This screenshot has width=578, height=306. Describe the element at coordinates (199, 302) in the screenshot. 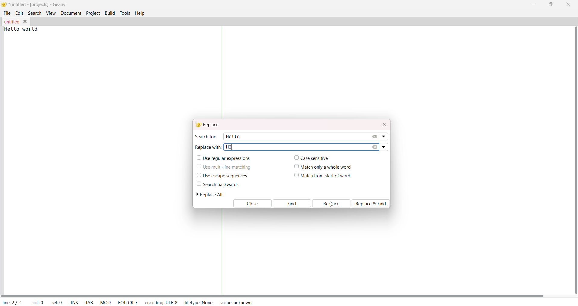

I see `filetype: NONE` at that location.